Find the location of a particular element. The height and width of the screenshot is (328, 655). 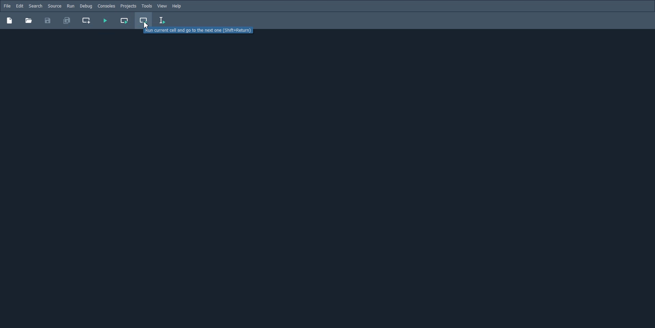

Help is located at coordinates (177, 6).